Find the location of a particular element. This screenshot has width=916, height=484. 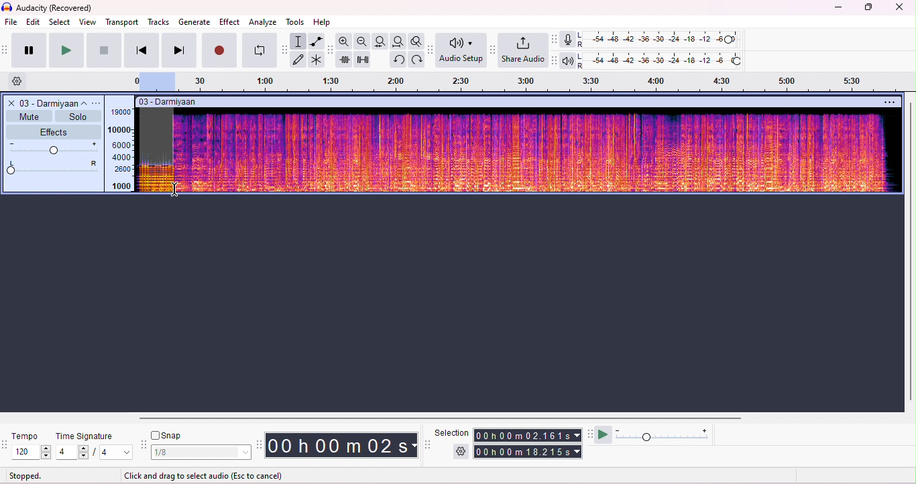

zoom out is located at coordinates (361, 40).